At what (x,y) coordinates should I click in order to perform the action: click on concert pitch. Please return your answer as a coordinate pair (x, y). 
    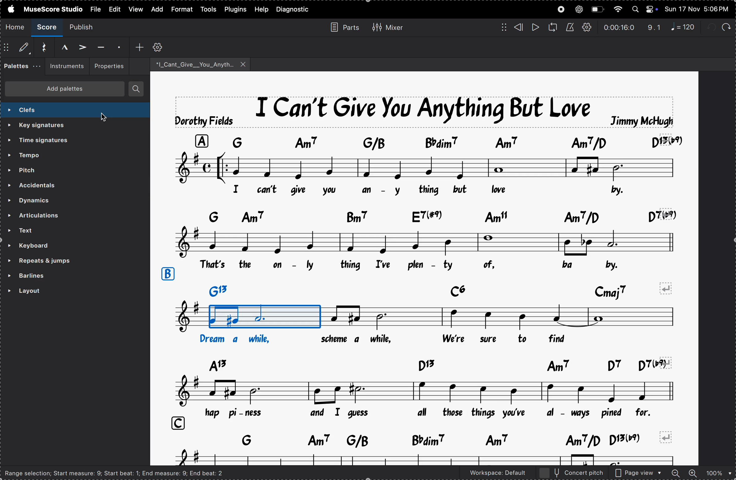
    Looking at the image, I should click on (572, 473).